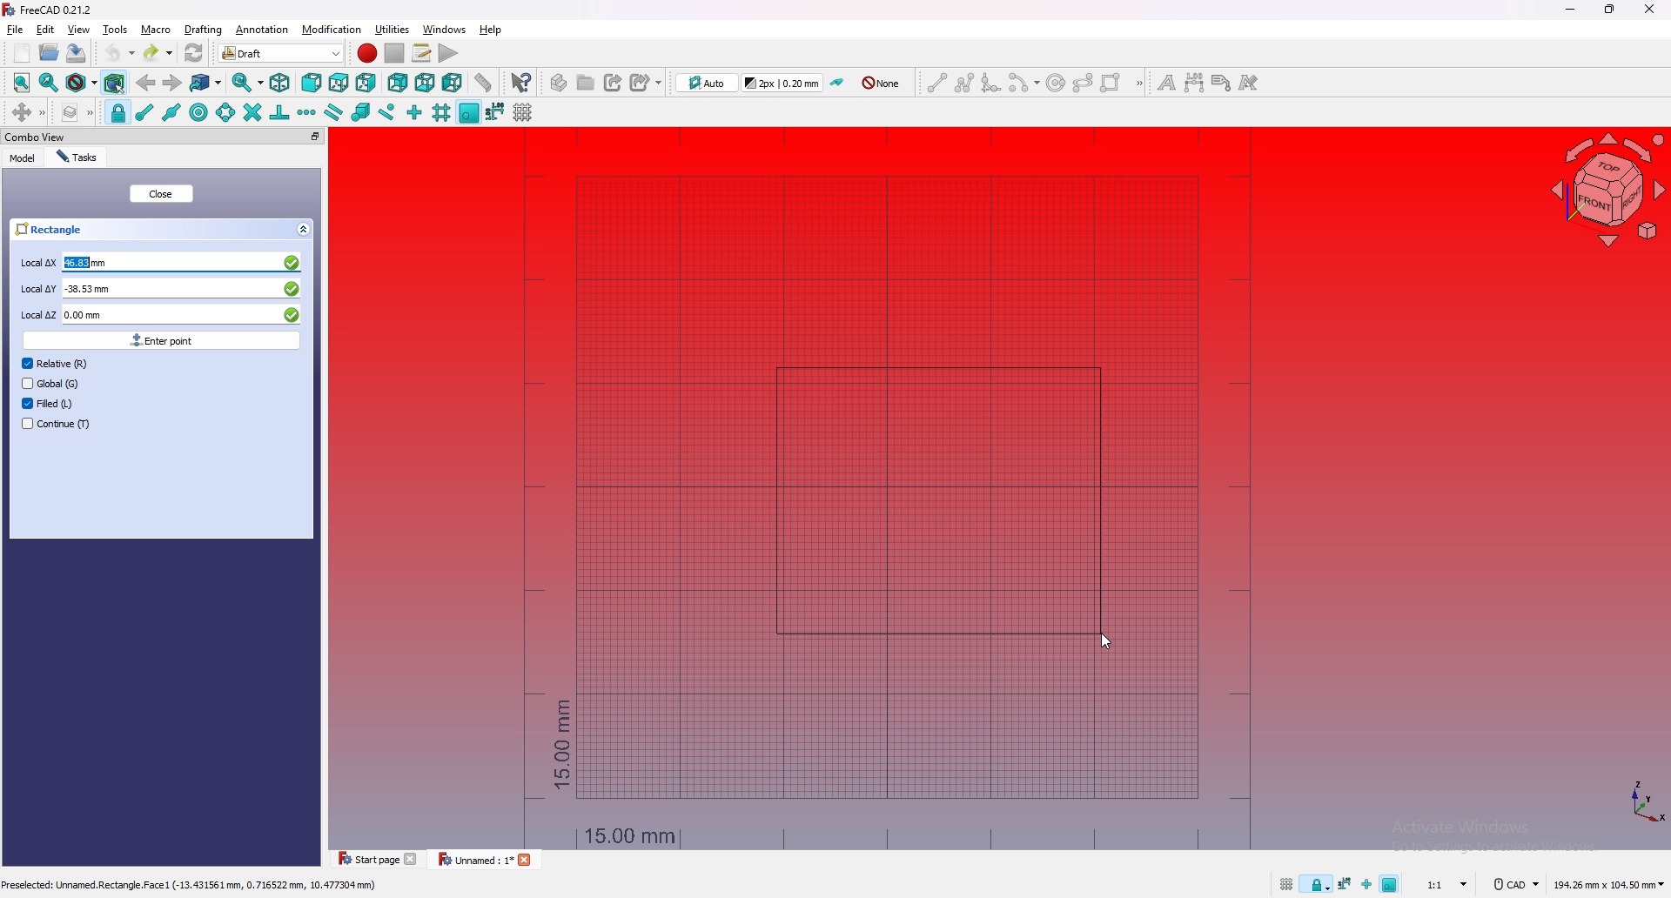  I want to click on annotation style, so click(1250, 83).